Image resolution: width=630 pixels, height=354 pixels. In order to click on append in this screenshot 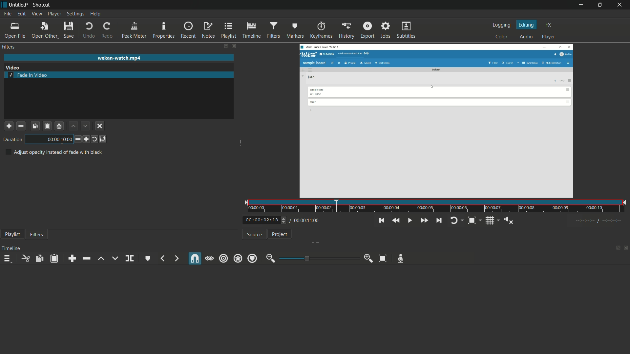, I will do `click(72, 258)`.